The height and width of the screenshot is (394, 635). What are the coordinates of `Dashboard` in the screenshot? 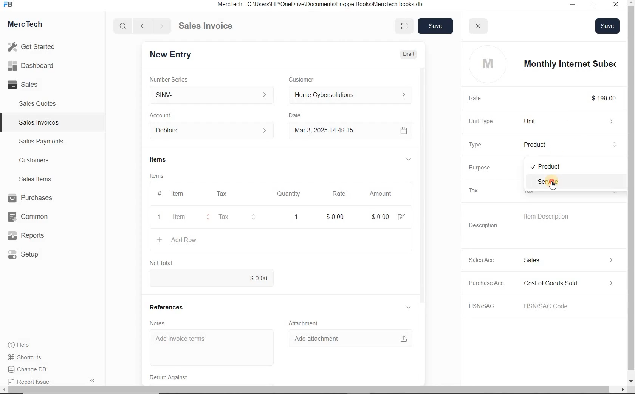 It's located at (34, 66).